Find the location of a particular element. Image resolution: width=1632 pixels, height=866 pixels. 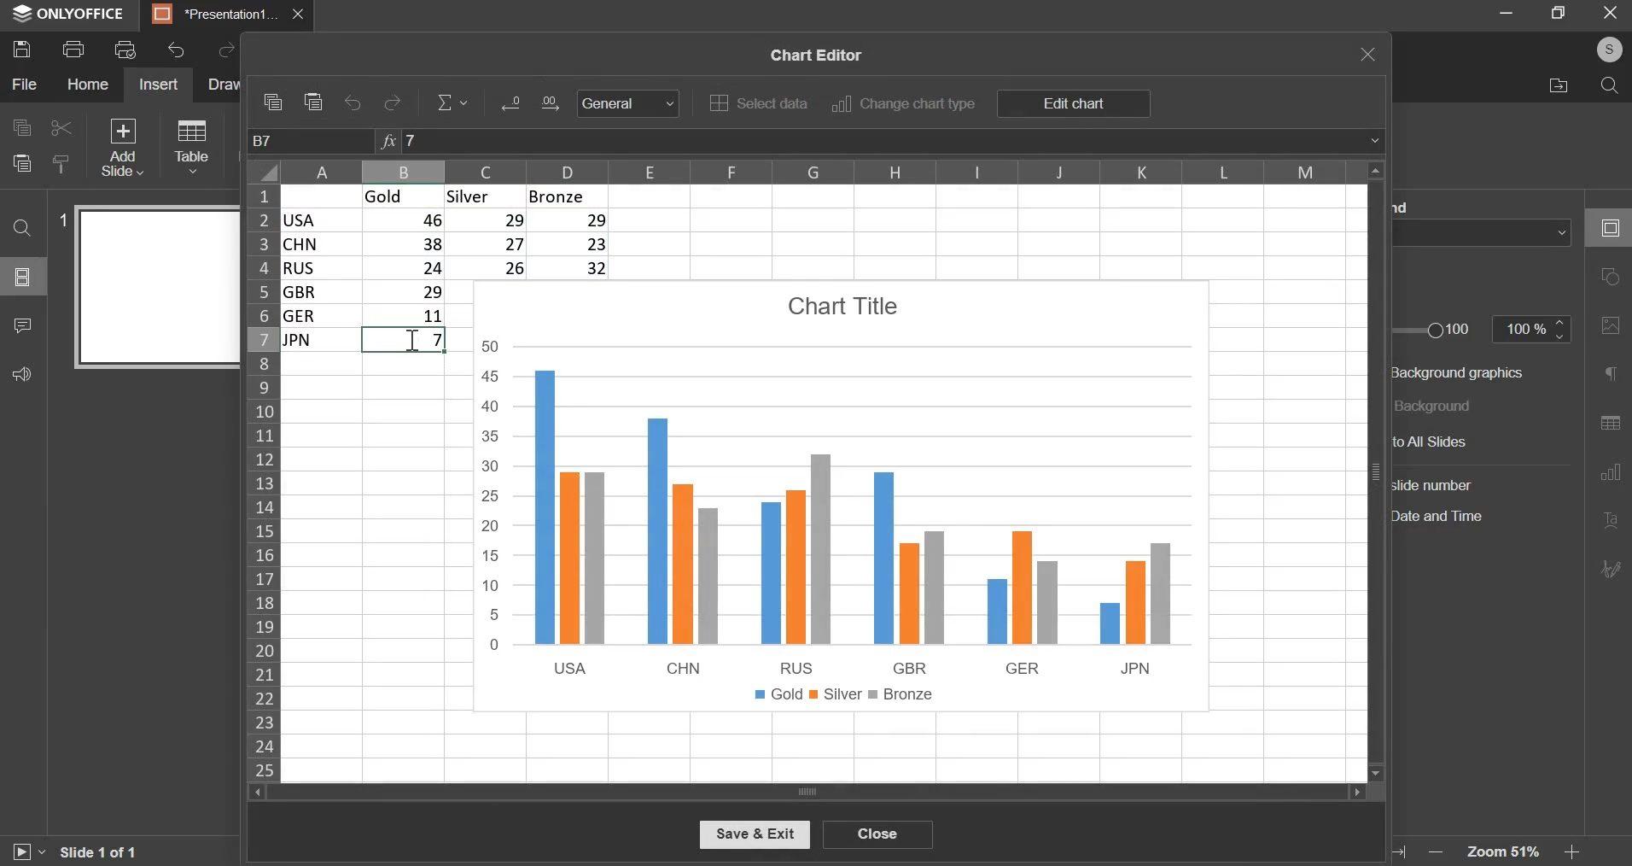

date and time is located at coordinates (1448, 518).